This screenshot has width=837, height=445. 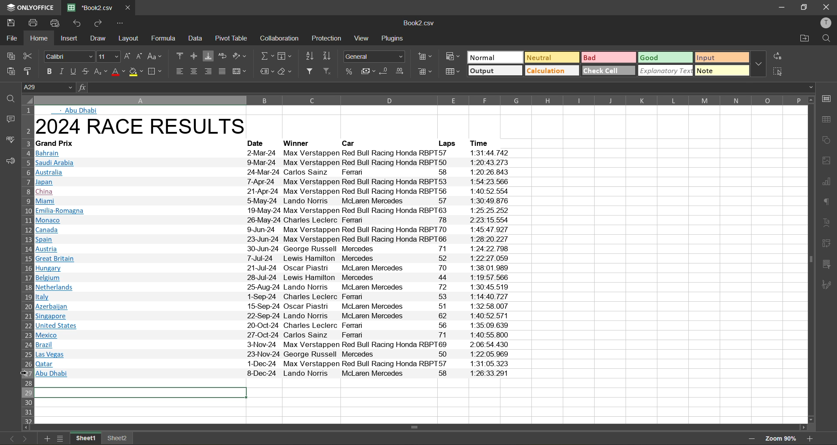 I want to click on comments, so click(x=9, y=118).